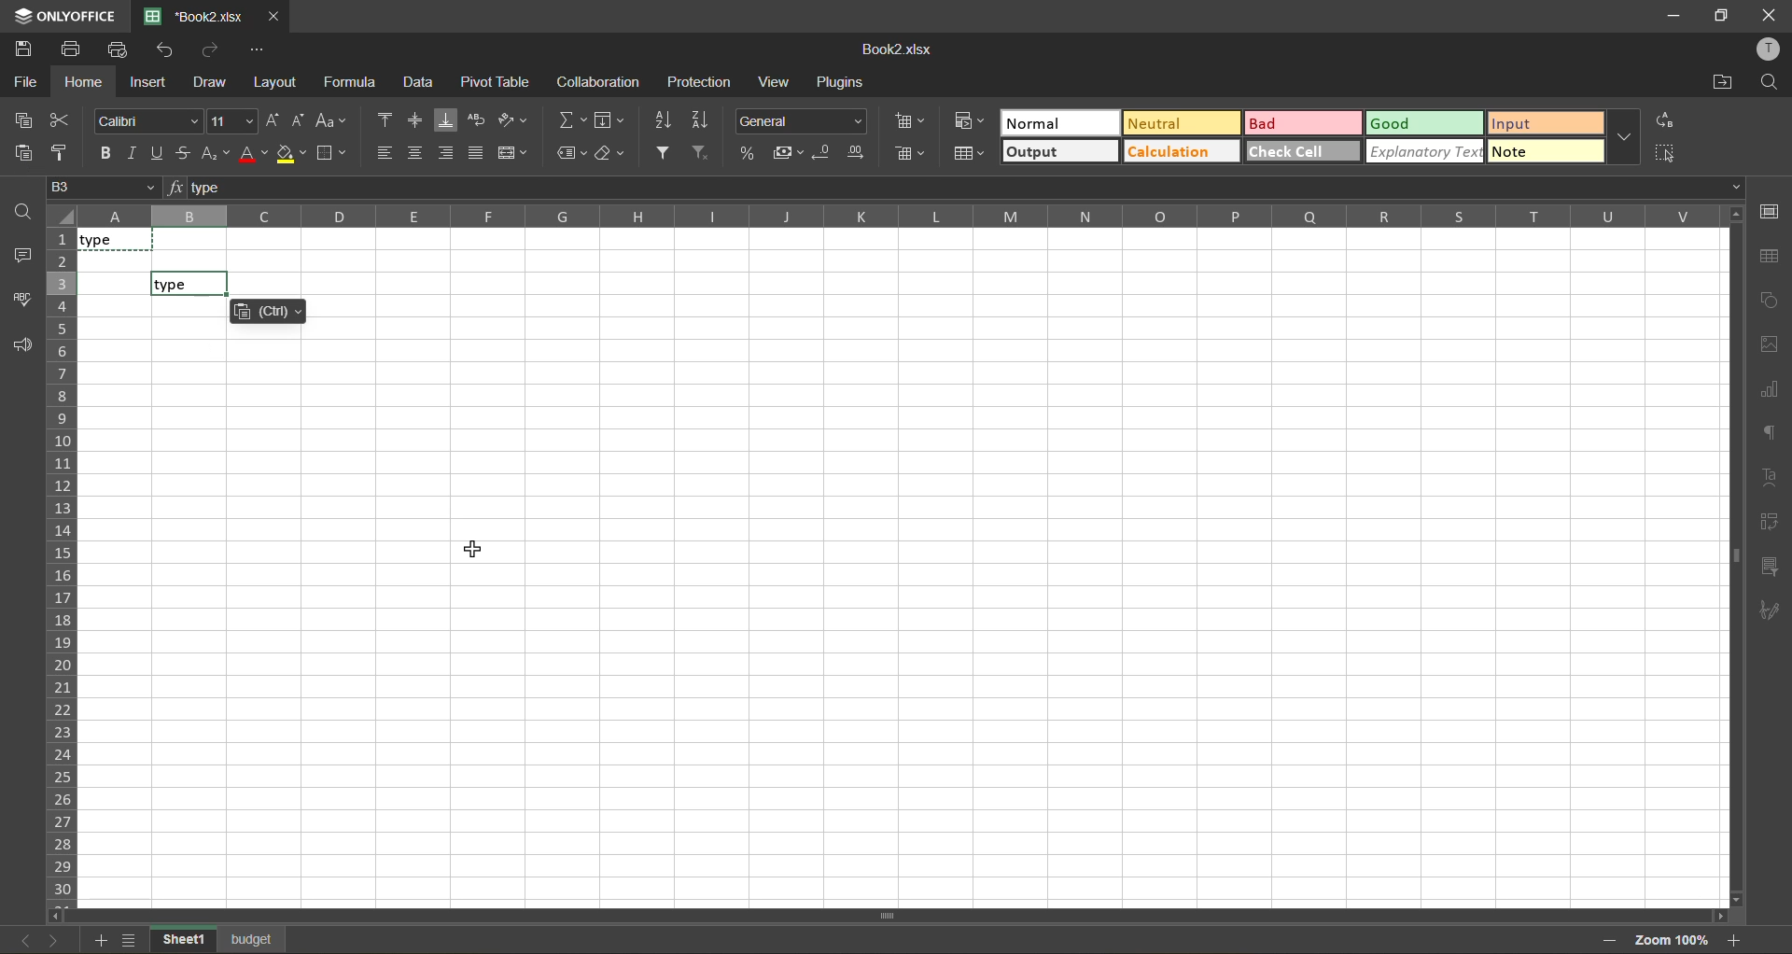  I want to click on input, so click(1546, 122).